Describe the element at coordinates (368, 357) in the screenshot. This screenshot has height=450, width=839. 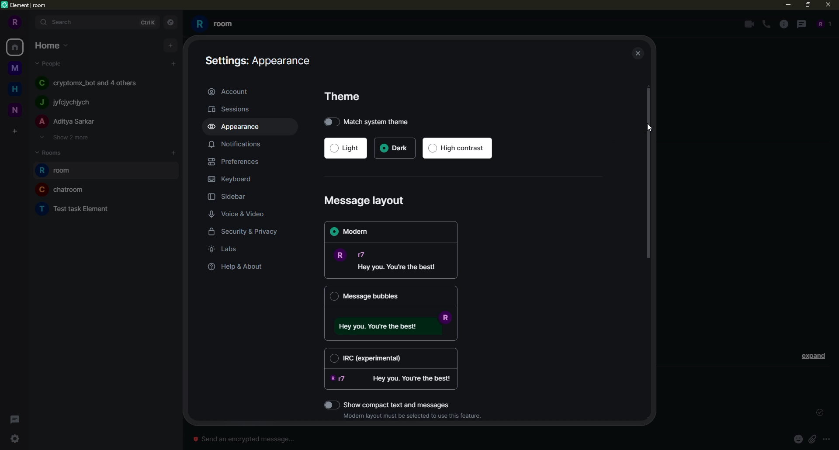
I see `irc` at that location.